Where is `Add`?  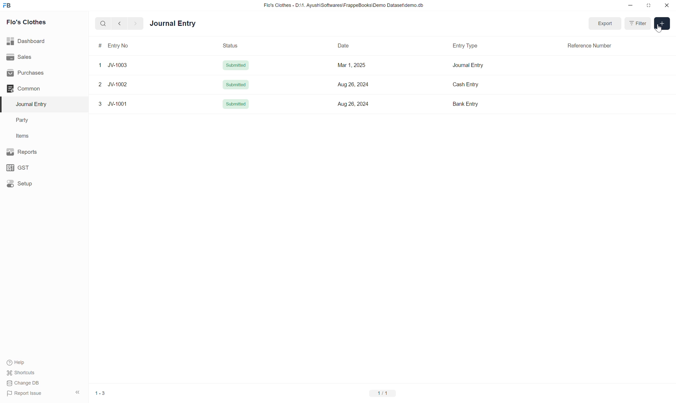 Add is located at coordinates (662, 24).